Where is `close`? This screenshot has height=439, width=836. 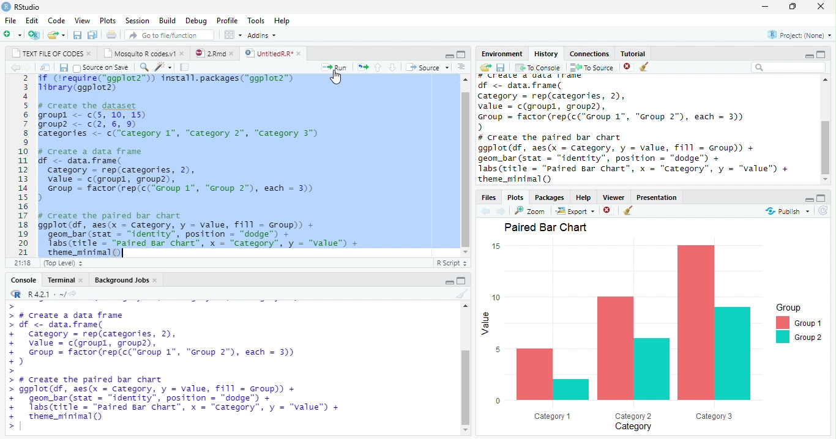
close is located at coordinates (89, 54).